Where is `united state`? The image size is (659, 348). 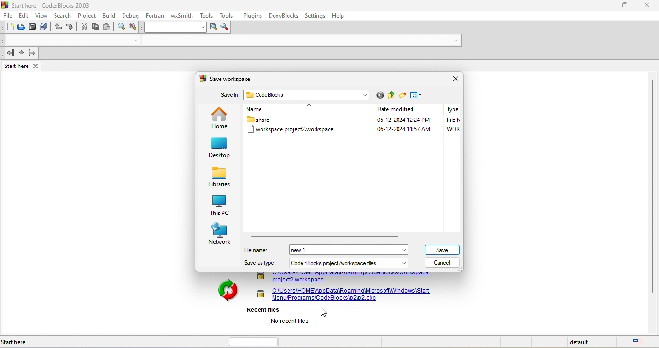
united state is located at coordinates (639, 342).